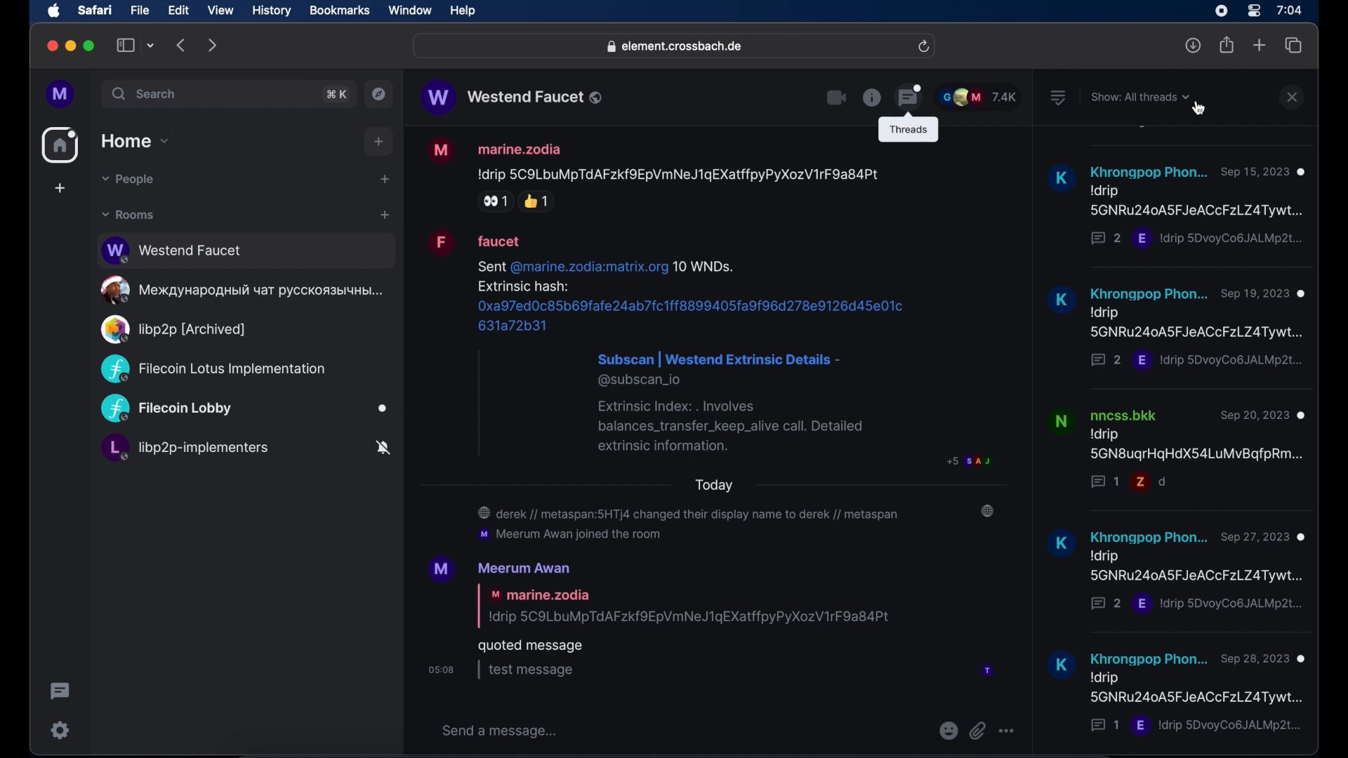 The image size is (1348, 758). What do you see at coordinates (338, 11) in the screenshot?
I see `bookmarks` at bounding box center [338, 11].